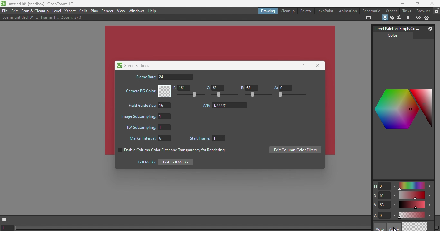  What do you see at coordinates (402, 108) in the screenshot?
I see `Color palettes` at bounding box center [402, 108].